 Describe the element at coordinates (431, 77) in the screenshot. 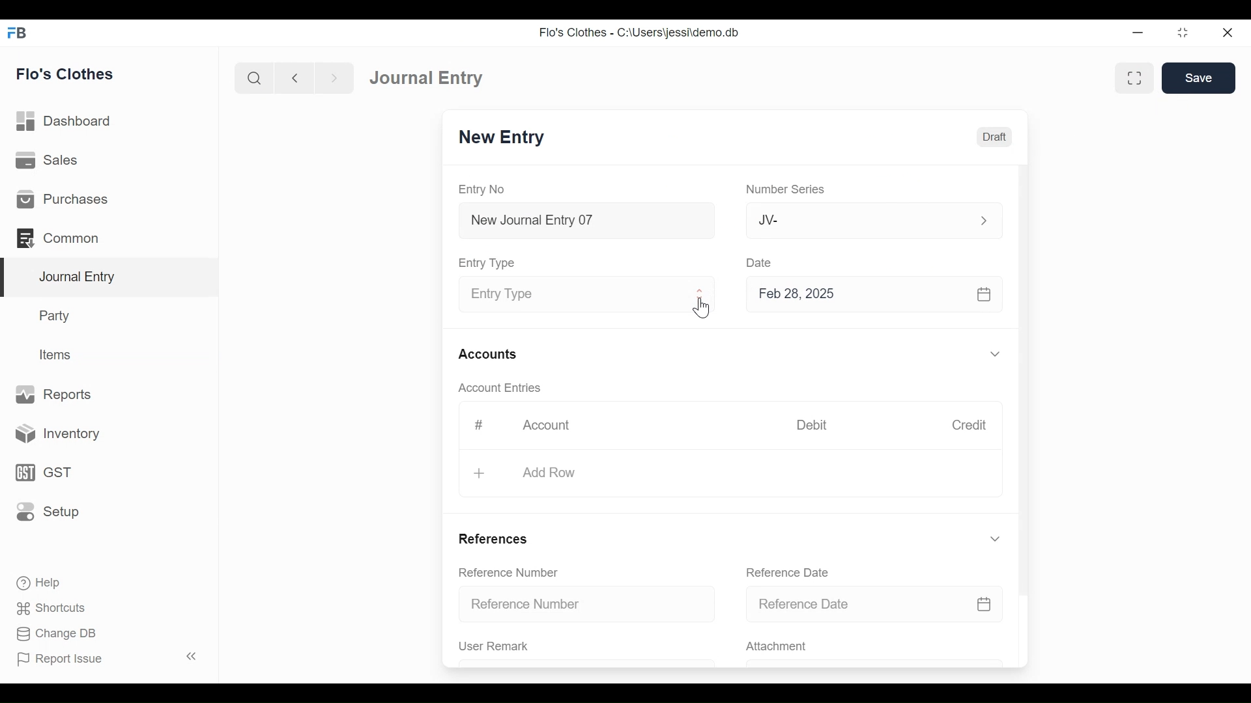

I see `Journal Entry` at that location.